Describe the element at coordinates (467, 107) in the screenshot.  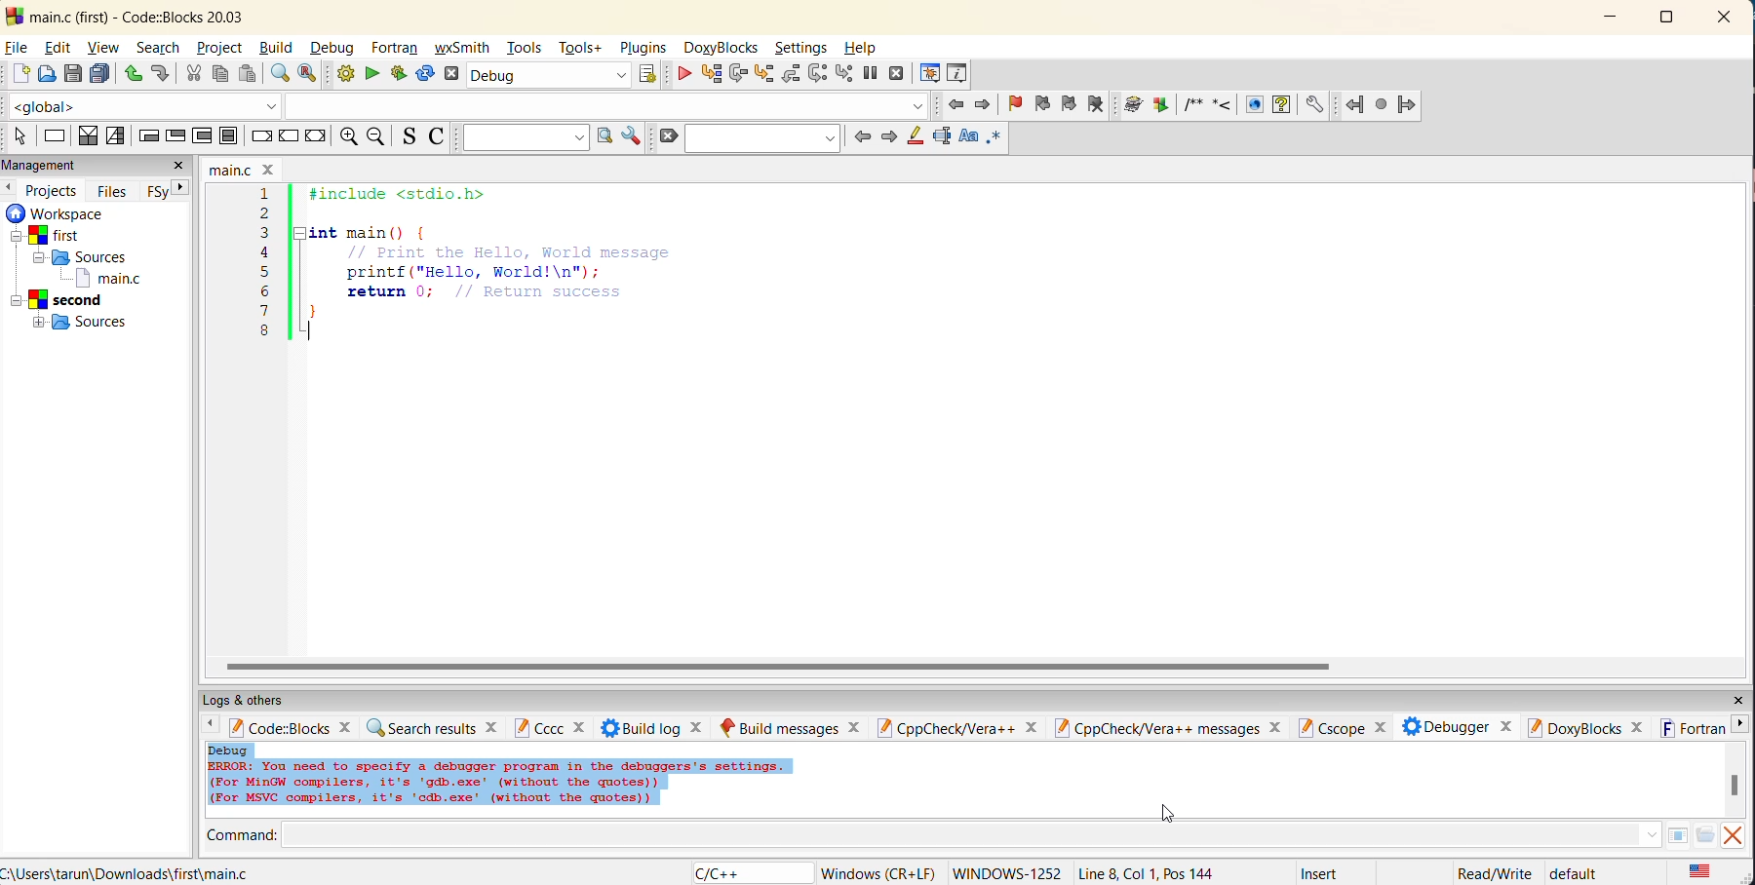
I see `code completion compiler` at that location.